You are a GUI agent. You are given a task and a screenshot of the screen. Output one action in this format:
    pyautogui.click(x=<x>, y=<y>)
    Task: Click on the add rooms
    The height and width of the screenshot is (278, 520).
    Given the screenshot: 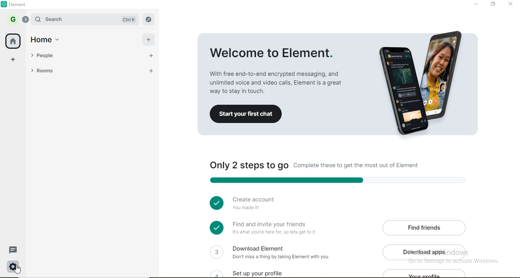 What is the action you would take?
    pyautogui.click(x=149, y=70)
    